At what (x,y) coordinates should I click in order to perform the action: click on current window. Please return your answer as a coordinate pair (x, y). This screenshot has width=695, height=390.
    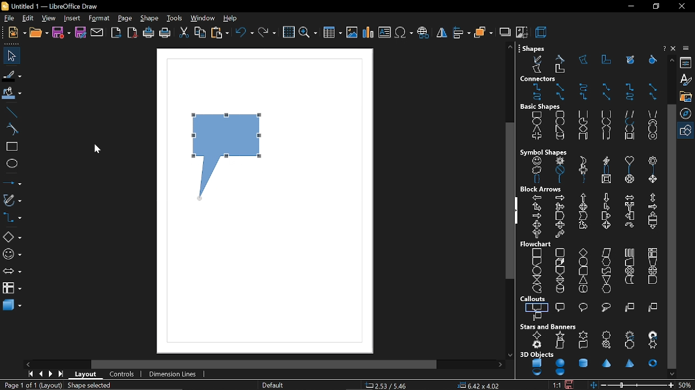
    Looking at the image, I should click on (55, 5).